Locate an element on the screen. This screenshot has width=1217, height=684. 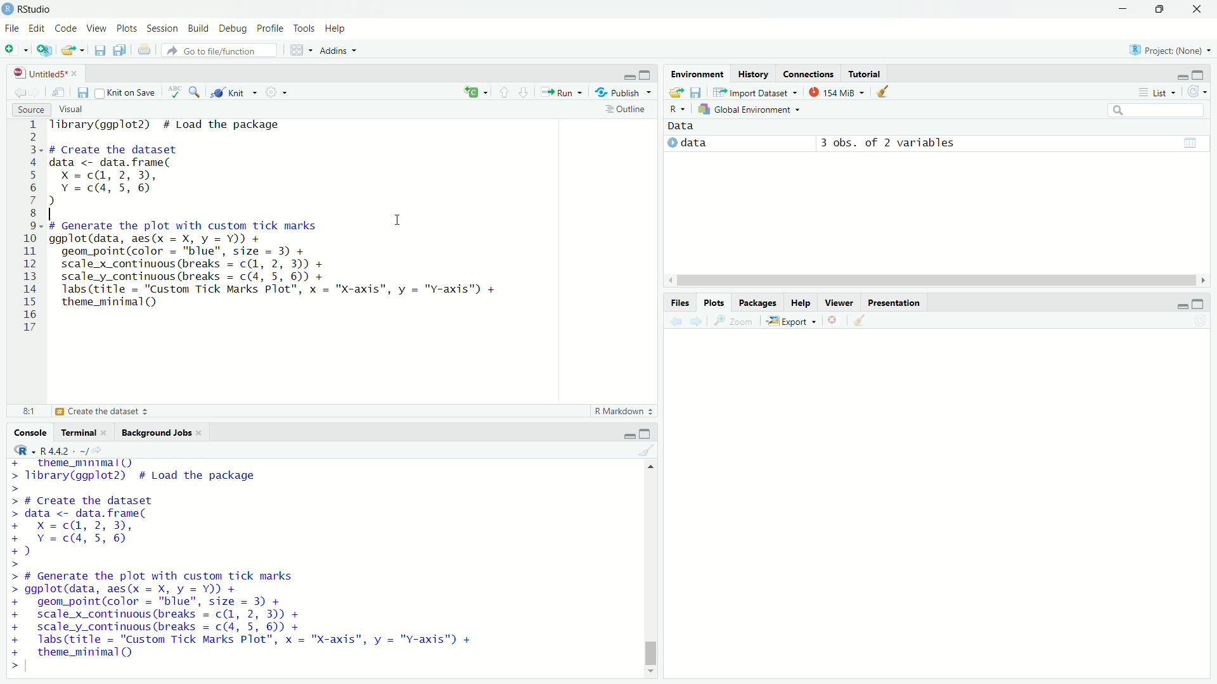
cursor is located at coordinates (397, 220).